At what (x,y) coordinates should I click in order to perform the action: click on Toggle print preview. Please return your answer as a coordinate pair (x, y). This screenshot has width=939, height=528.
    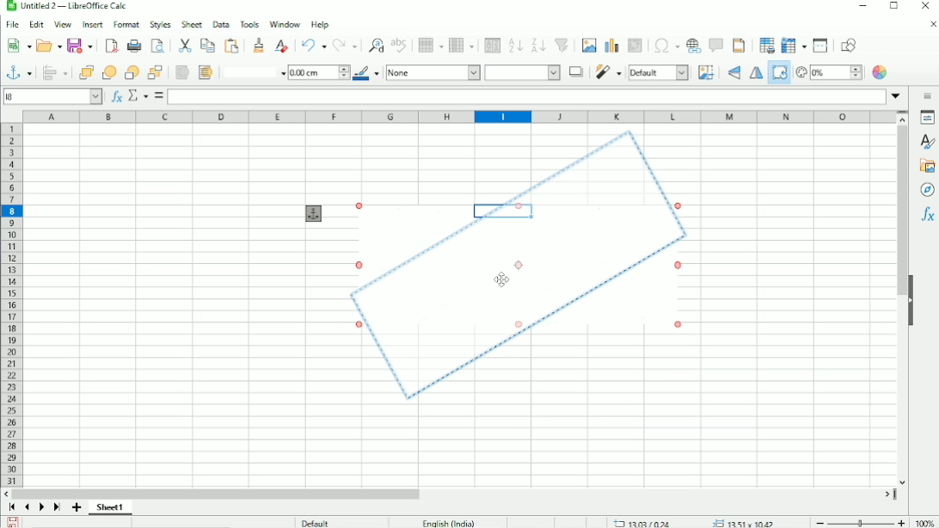
    Looking at the image, I should click on (157, 46).